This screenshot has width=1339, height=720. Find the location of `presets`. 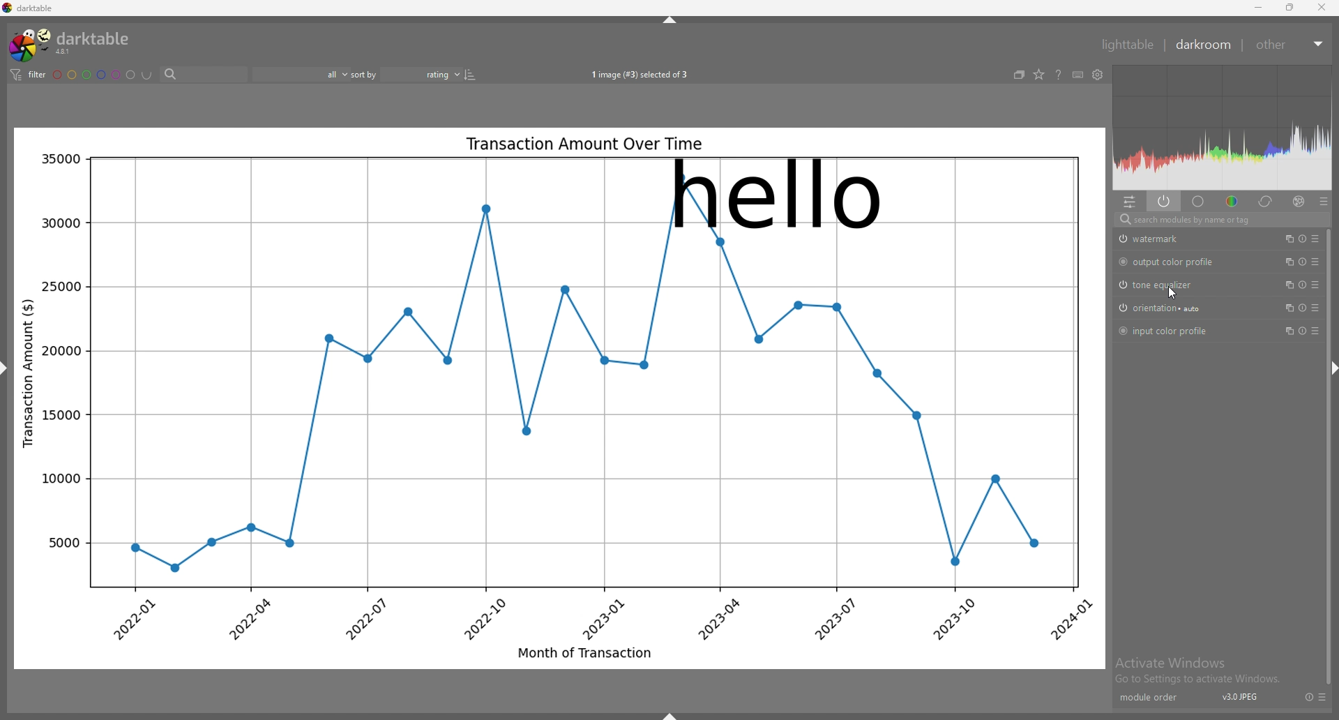

presets is located at coordinates (1321, 697).